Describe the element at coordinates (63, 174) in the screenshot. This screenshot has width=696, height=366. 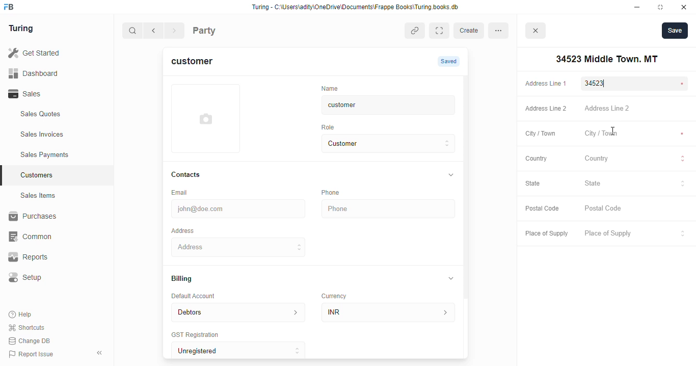
I see `Customers` at that location.